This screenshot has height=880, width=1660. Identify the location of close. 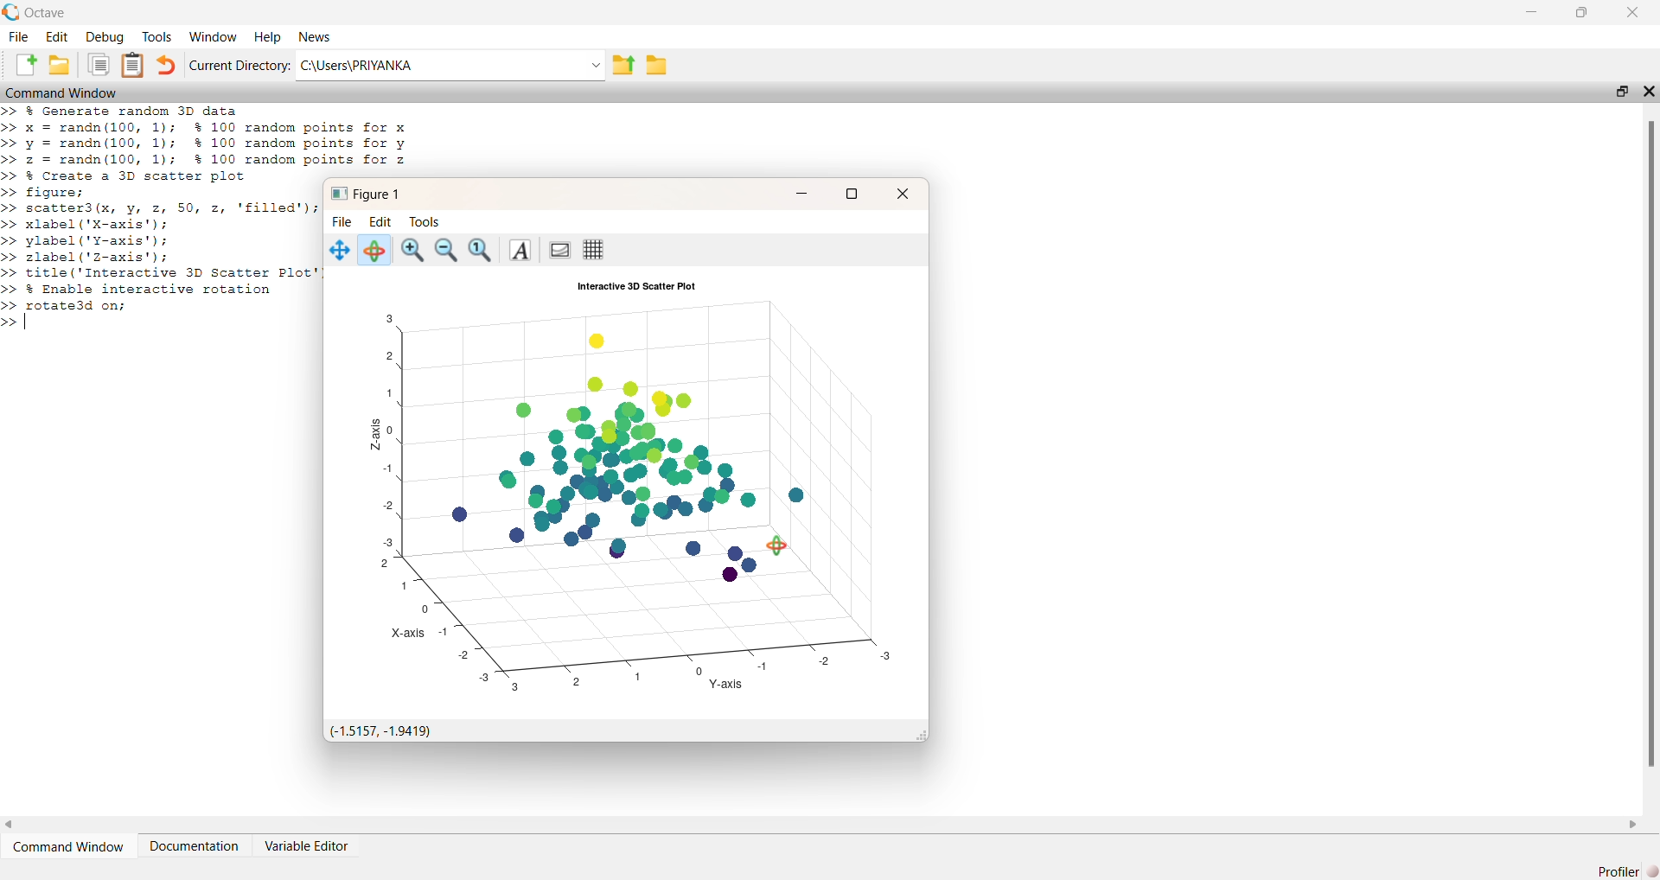
(1649, 91).